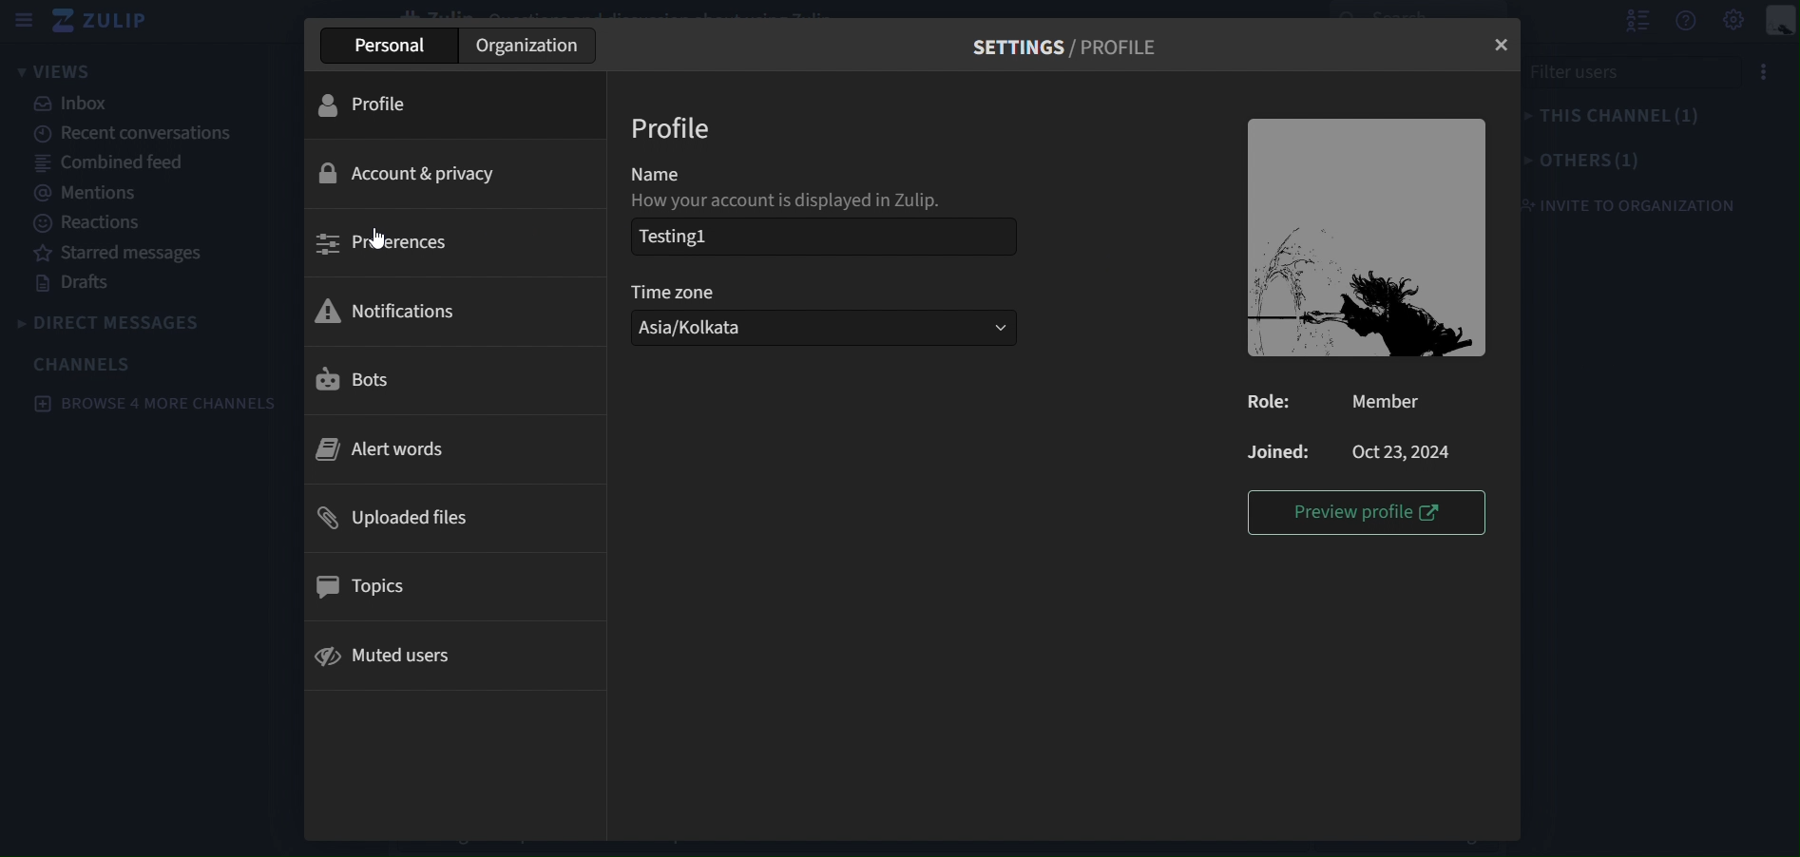 Image resolution: width=1800 pixels, height=857 pixels. I want to click on bots, so click(452, 381).